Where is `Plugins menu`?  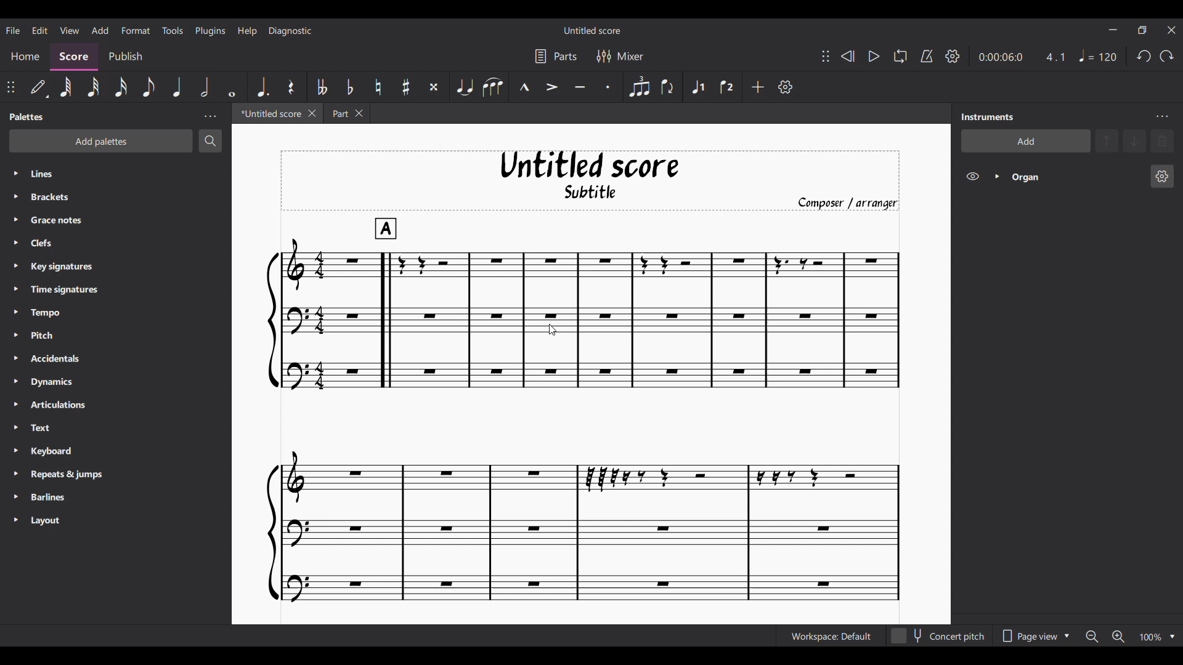
Plugins menu is located at coordinates (211, 30).